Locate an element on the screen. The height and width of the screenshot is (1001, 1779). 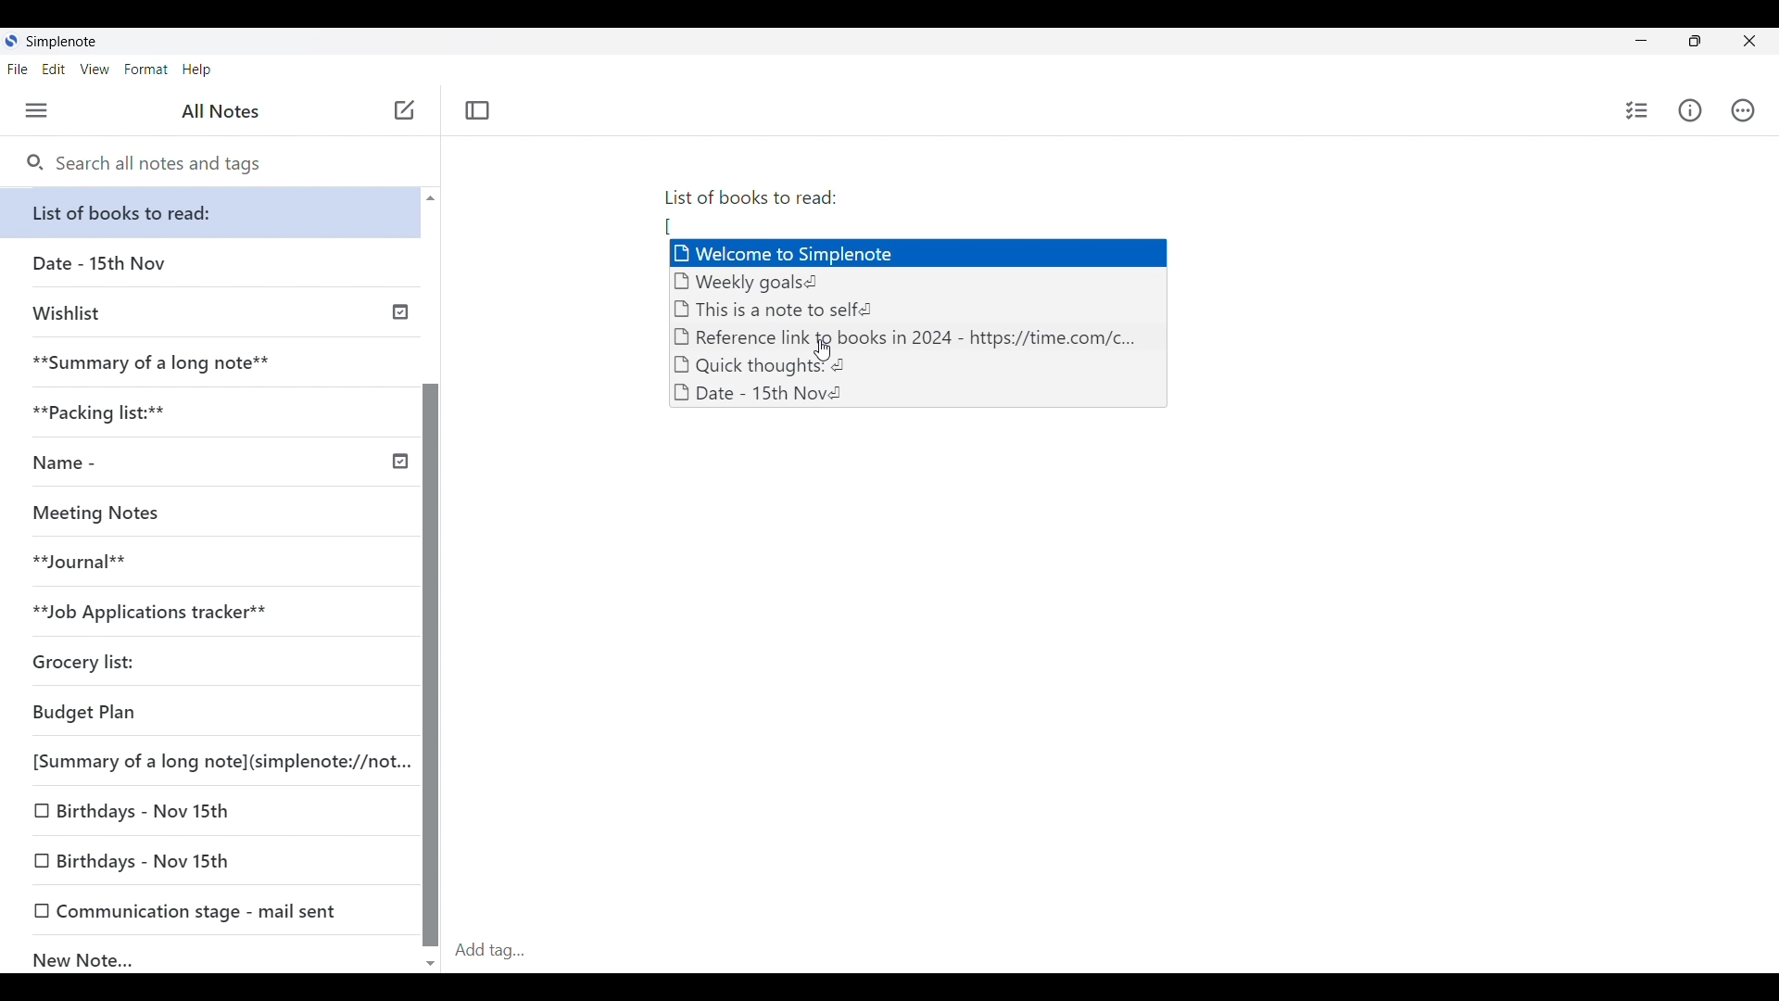
**Journal** is located at coordinates (205, 563).